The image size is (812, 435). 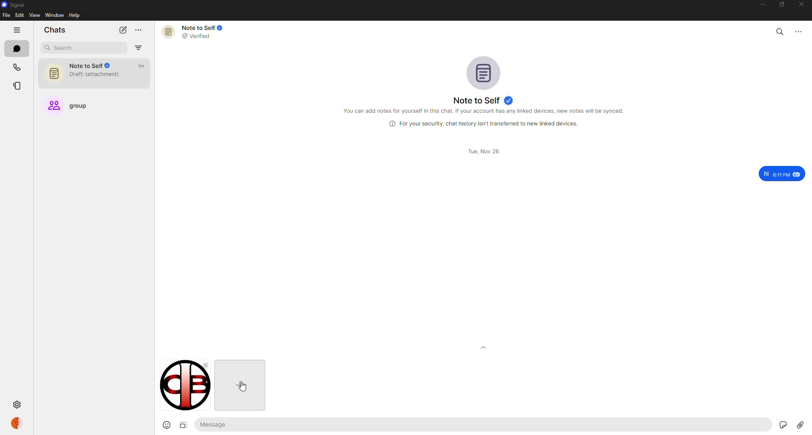 I want to click on image, so click(x=183, y=425).